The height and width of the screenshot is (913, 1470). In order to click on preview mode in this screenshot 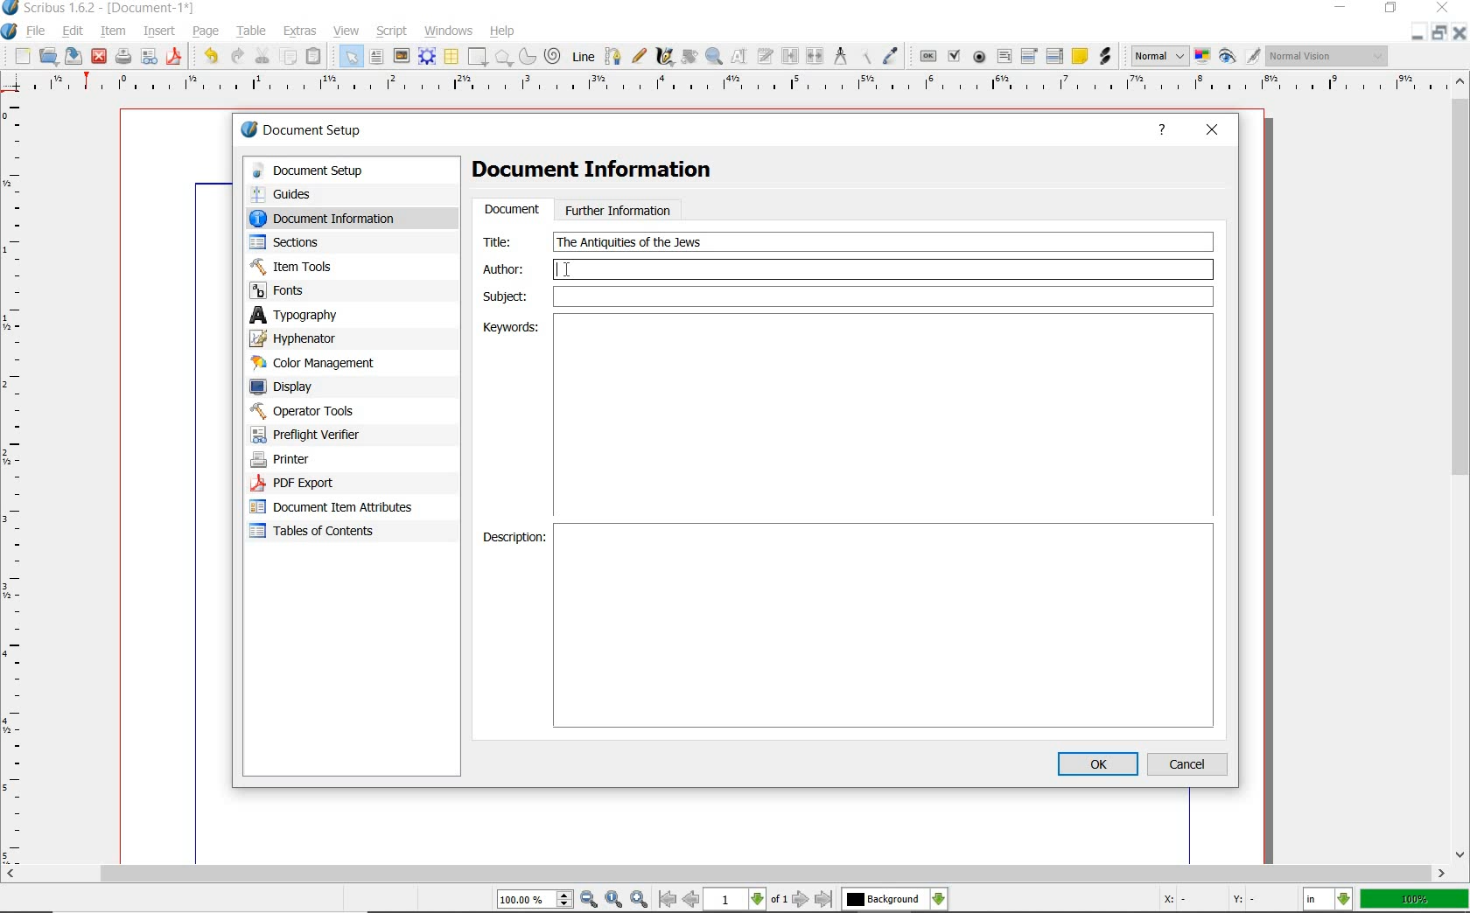, I will do `click(1241, 57)`.